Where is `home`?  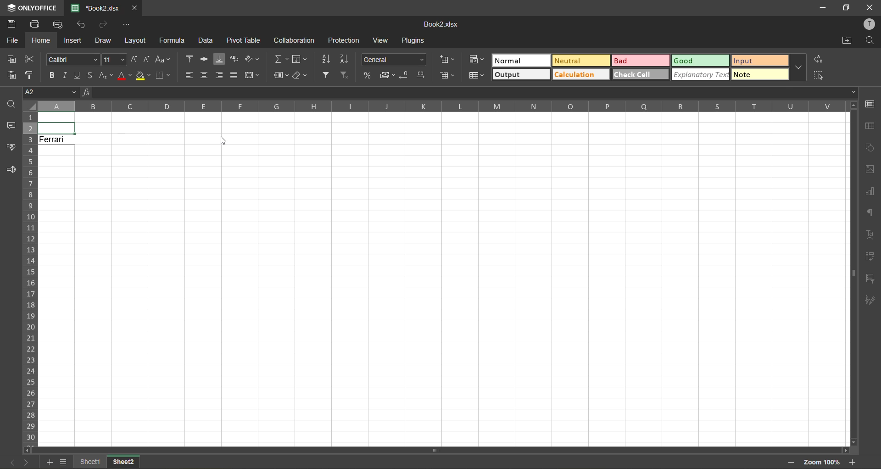
home is located at coordinates (41, 40).